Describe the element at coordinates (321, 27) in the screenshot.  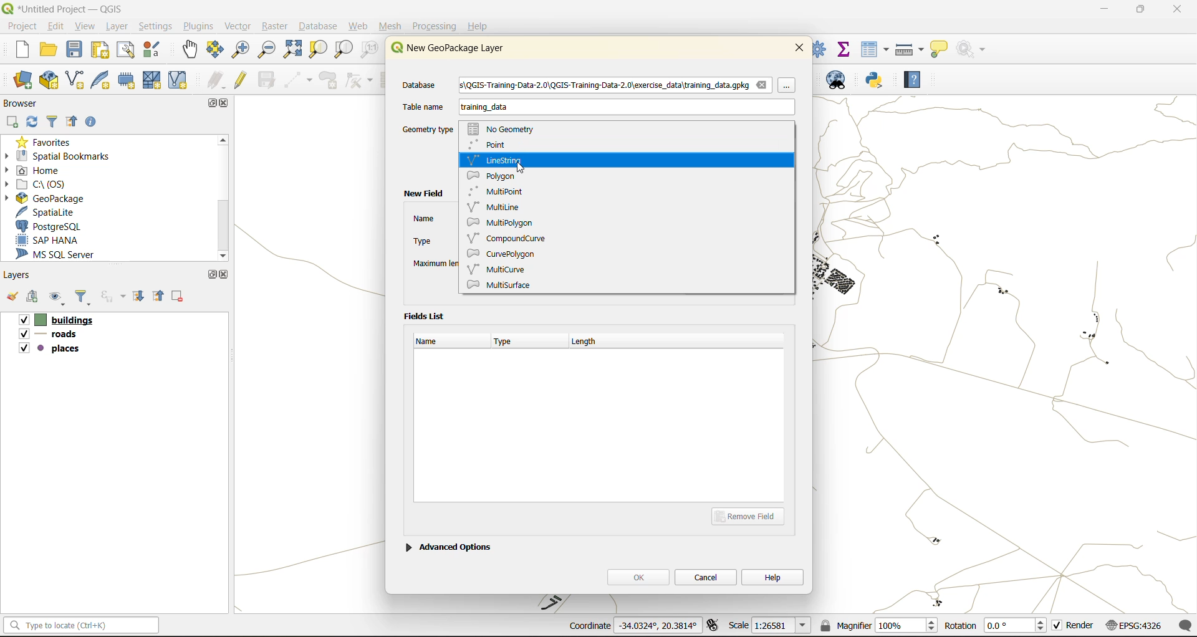
I see `database` at that location.